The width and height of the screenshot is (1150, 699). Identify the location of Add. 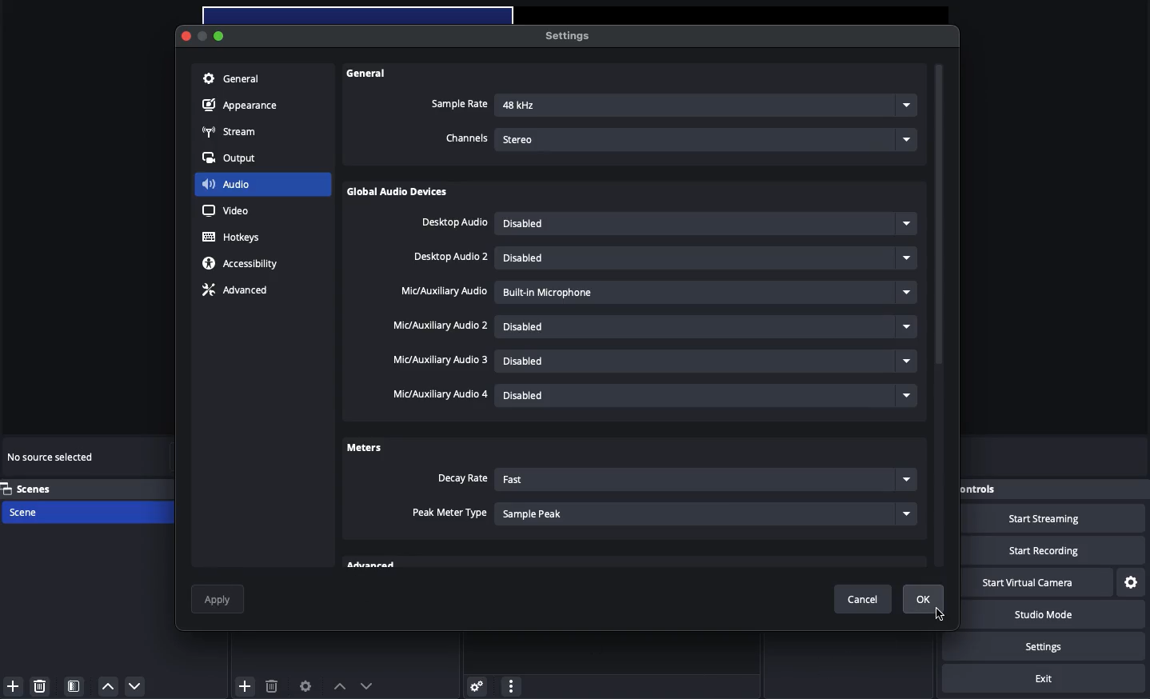
(246, 685).